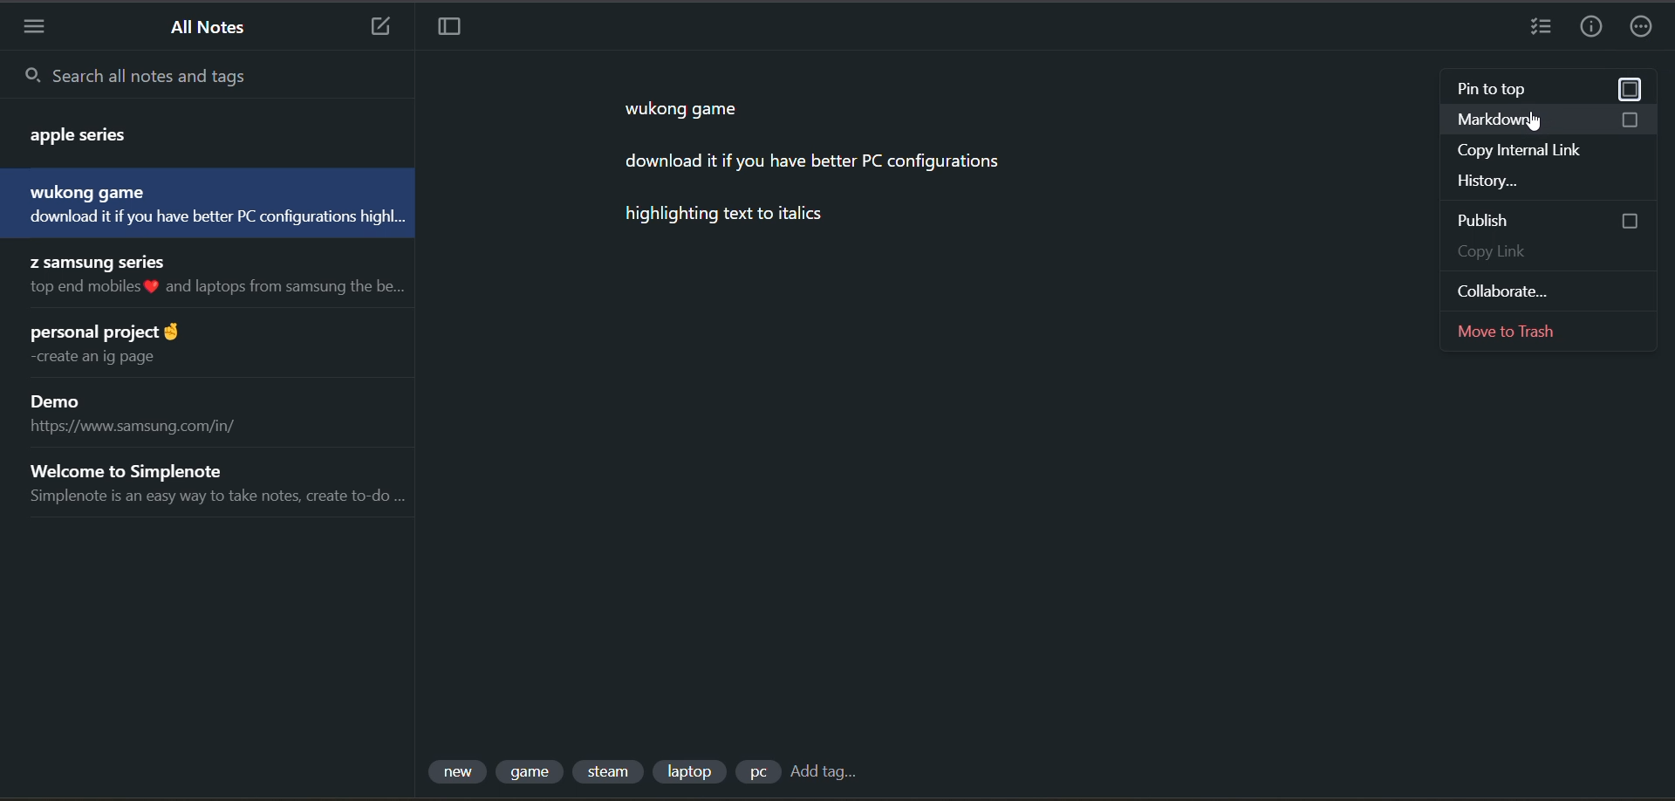 The image size is (1675, 801). Describe the element at coordinates (34, 25) in the screenshot. I see `menu` at that location.